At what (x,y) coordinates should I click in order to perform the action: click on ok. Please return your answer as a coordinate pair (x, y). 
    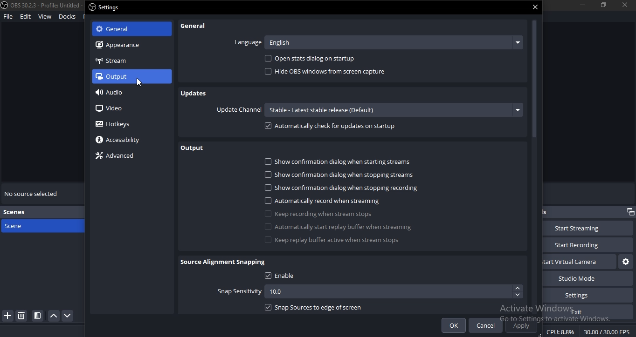
    Looking at the image, I should click on (454, 325).